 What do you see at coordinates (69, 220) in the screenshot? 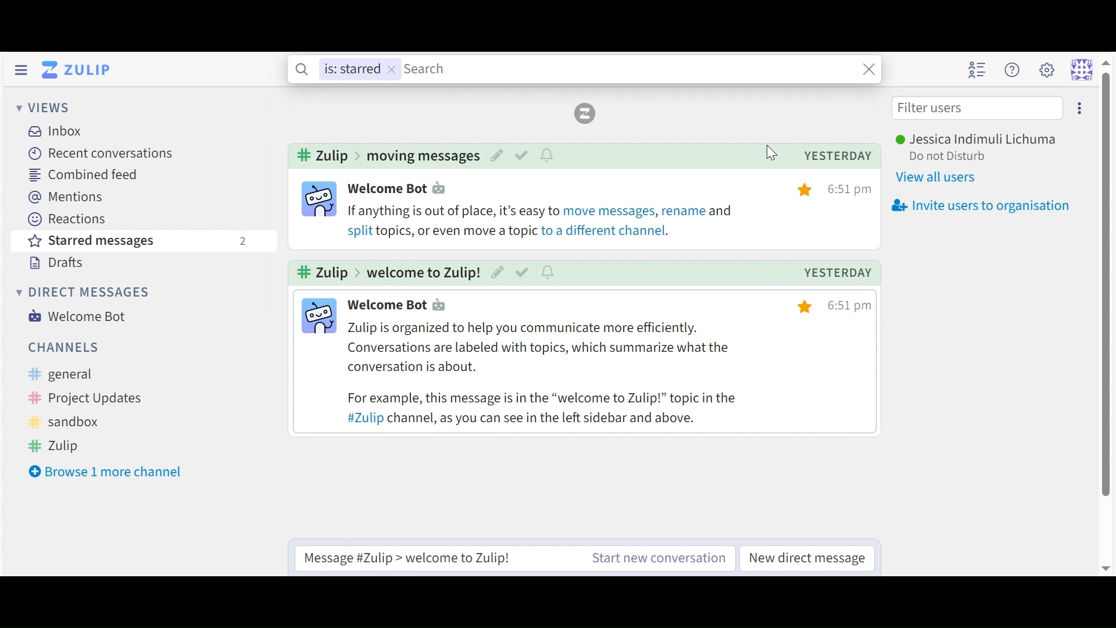
I see `Reactions` at bounding box center [69, 220].